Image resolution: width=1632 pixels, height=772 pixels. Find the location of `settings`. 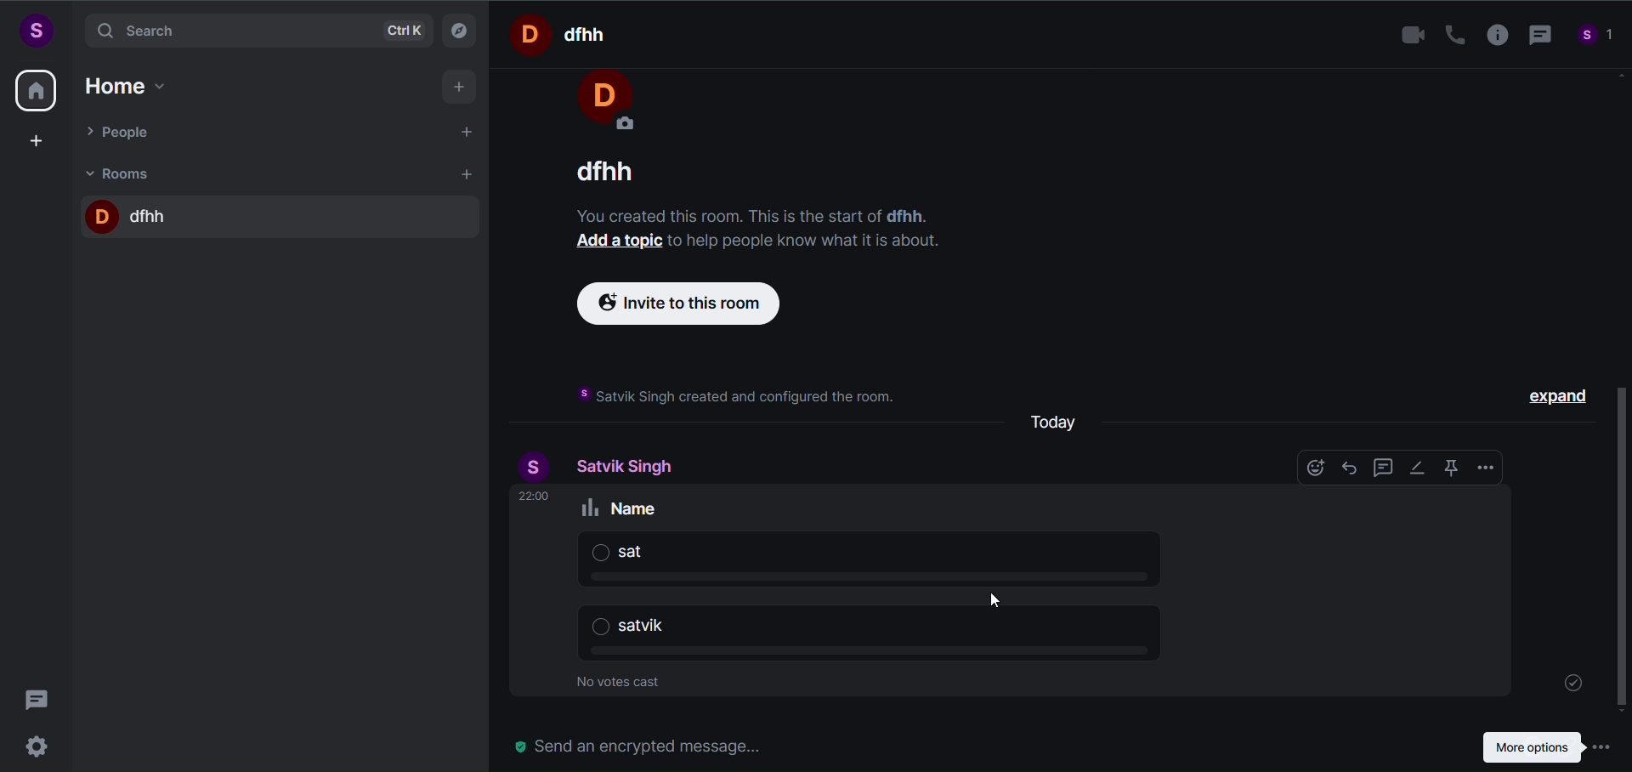

settings is located at coordinates (41, 744).